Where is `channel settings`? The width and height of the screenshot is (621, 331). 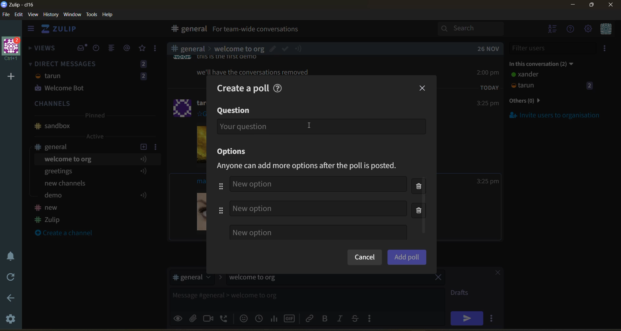 channel settings is located at coordinates (157, 146).